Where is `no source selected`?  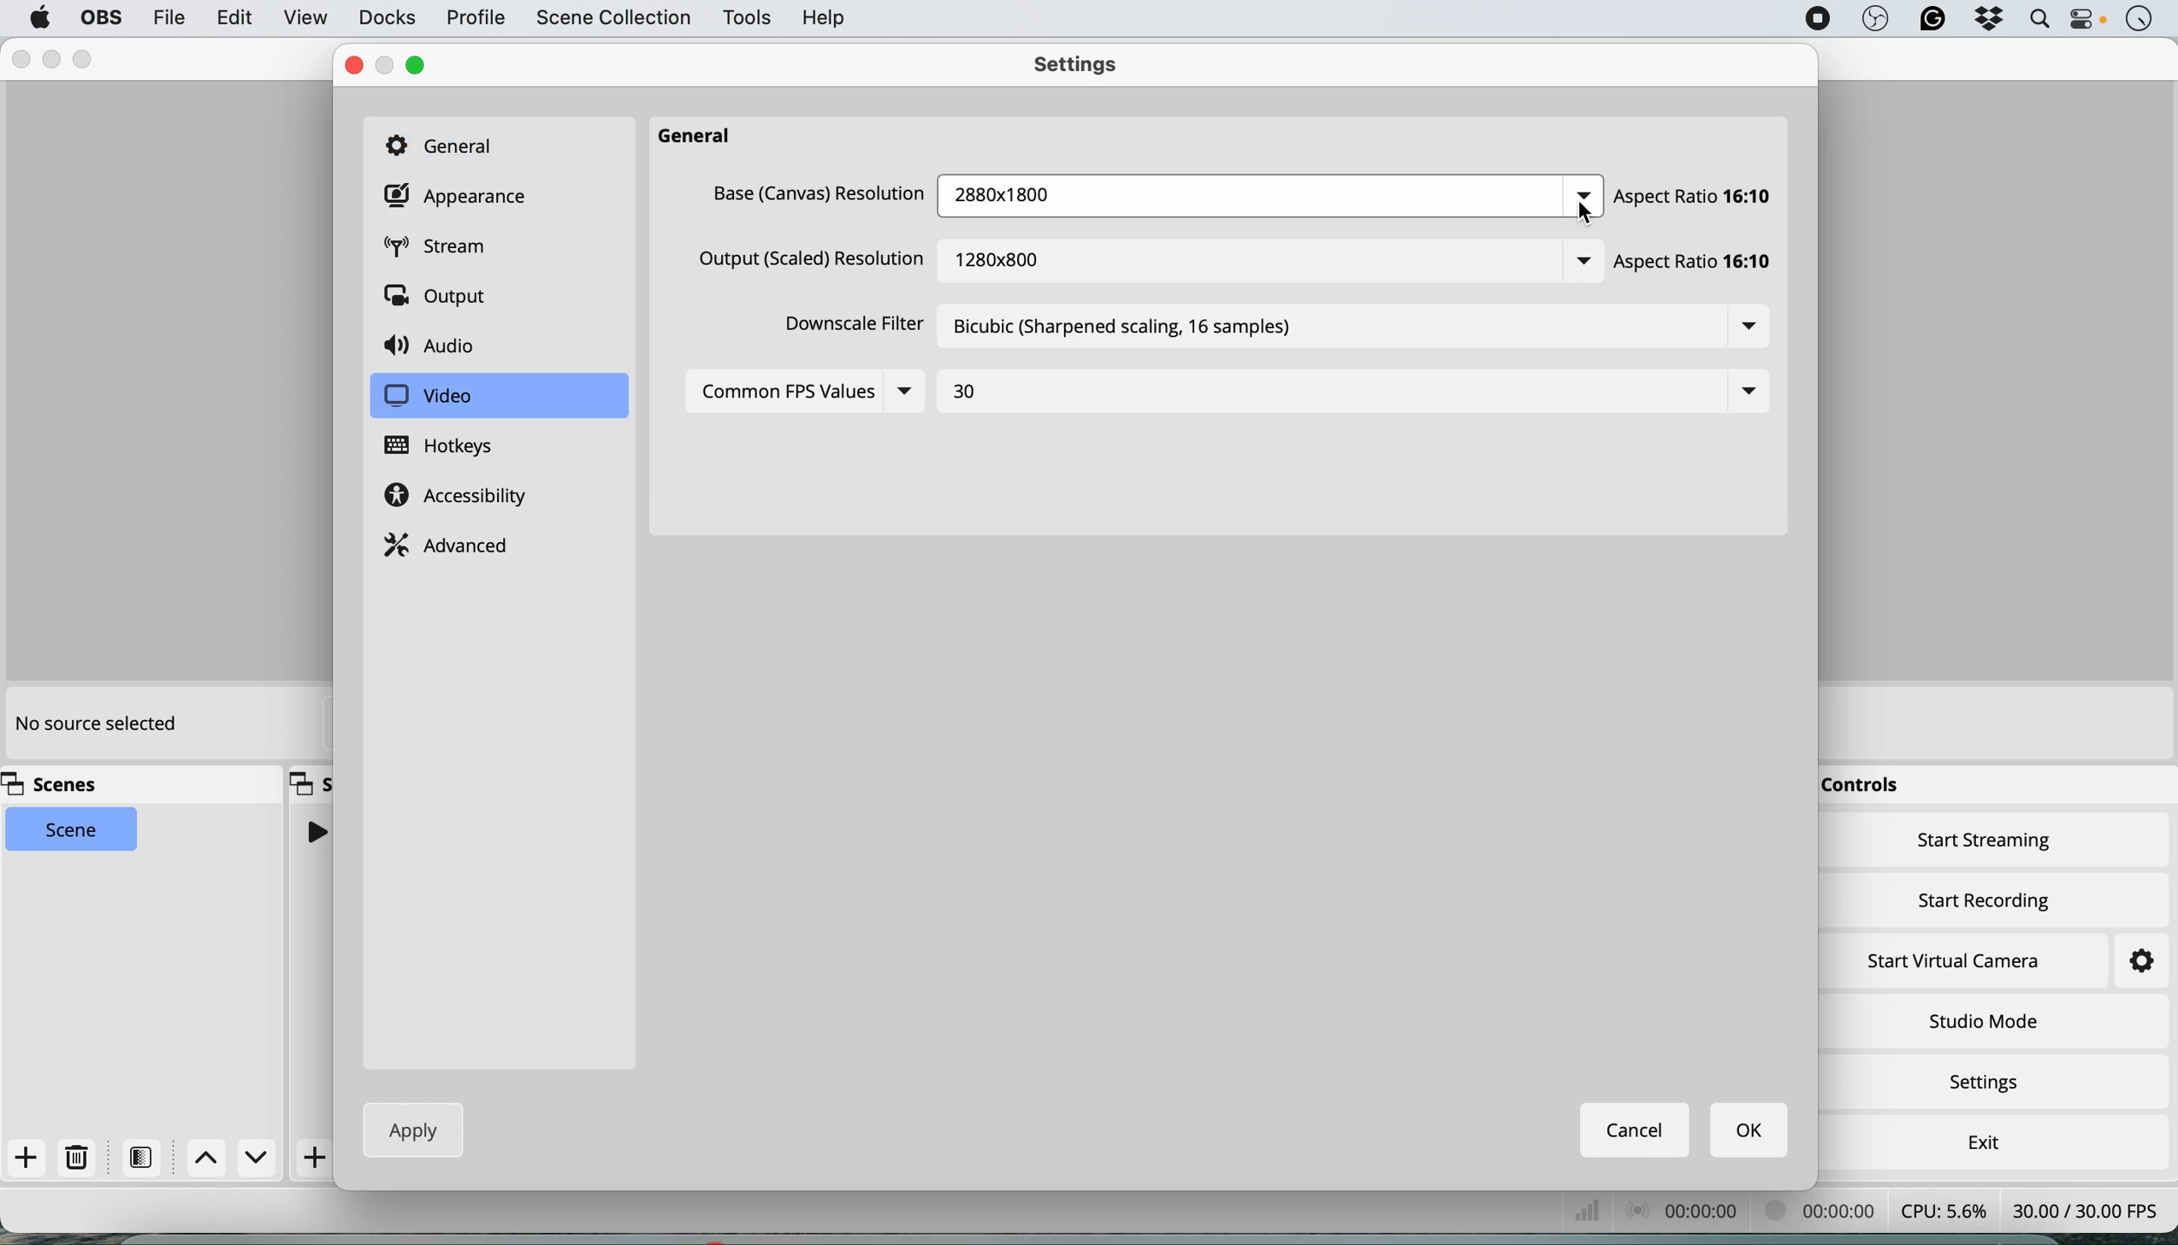
no source selected is located at coordinates (94, 725).